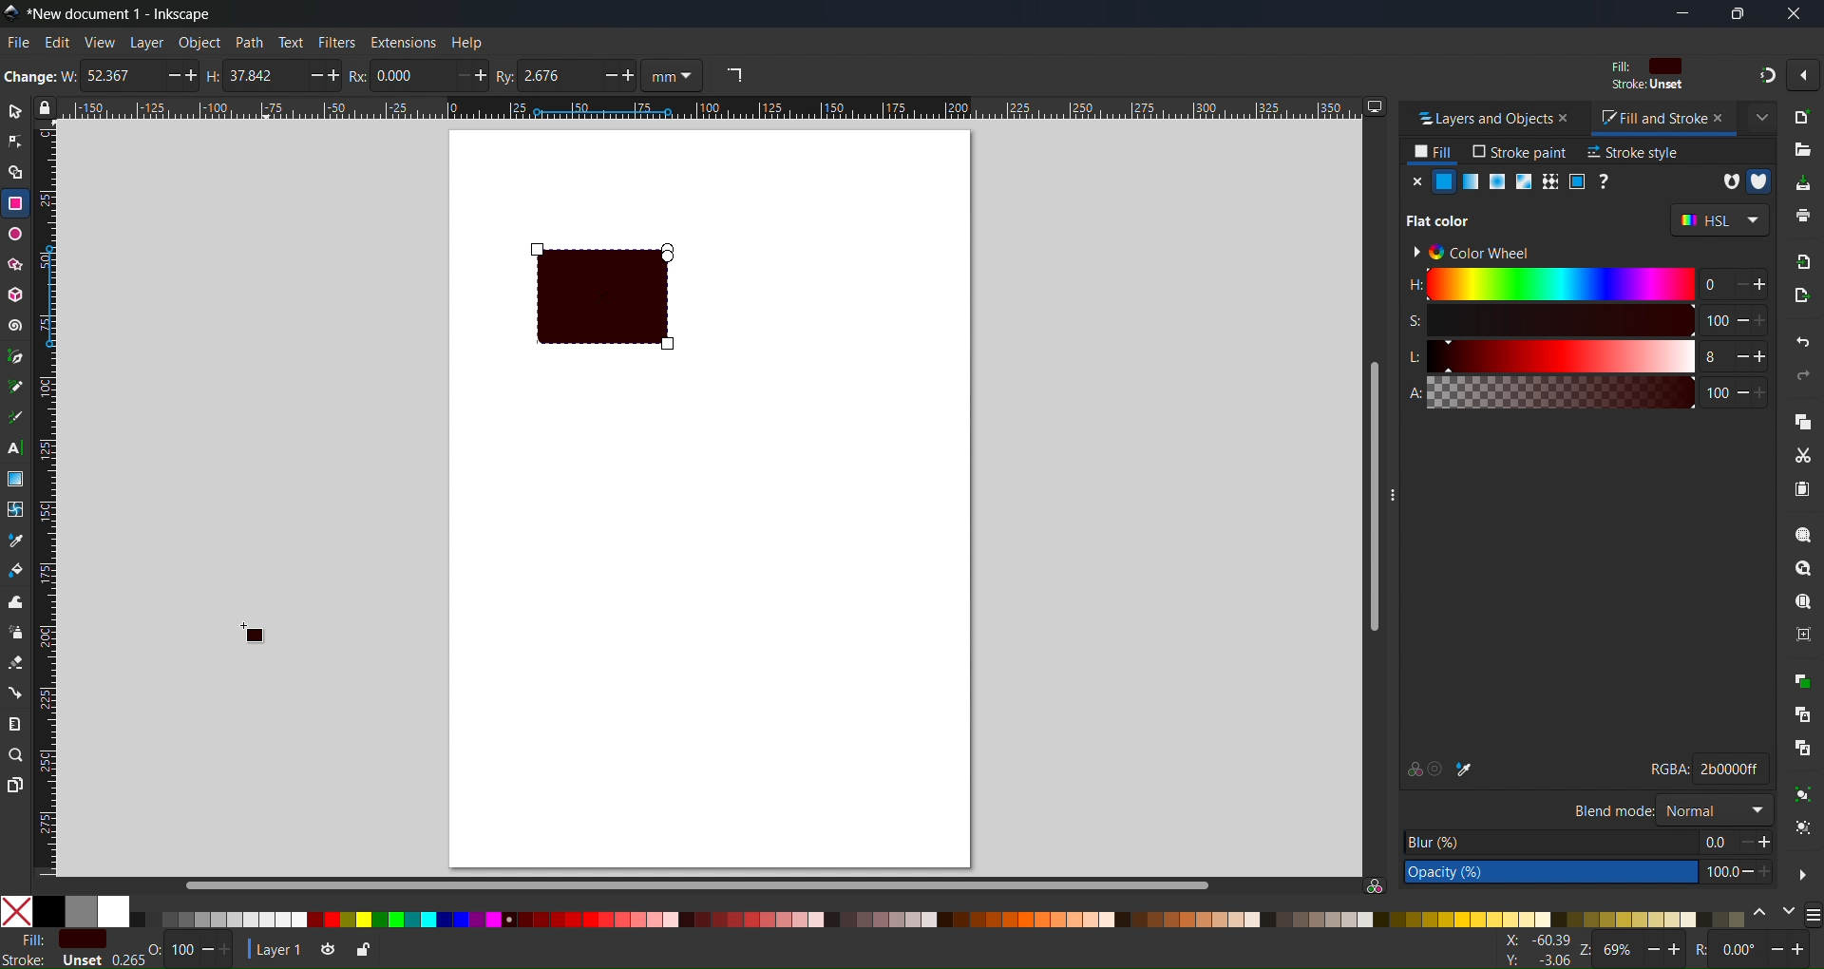  I want to click on Pick colors of image, so click(1466, 769).